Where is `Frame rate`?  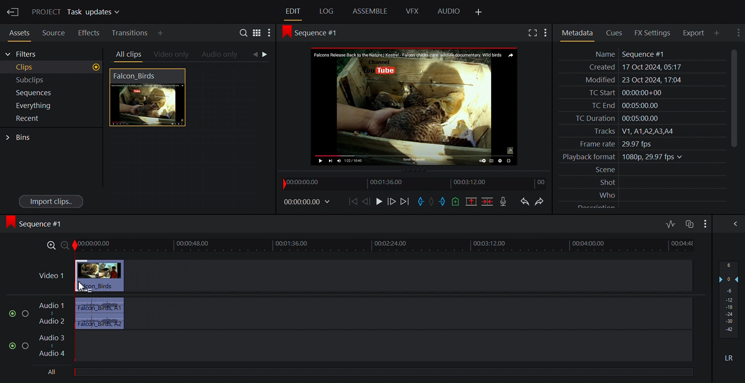 Frame rate is located at coordinates (639, 143).